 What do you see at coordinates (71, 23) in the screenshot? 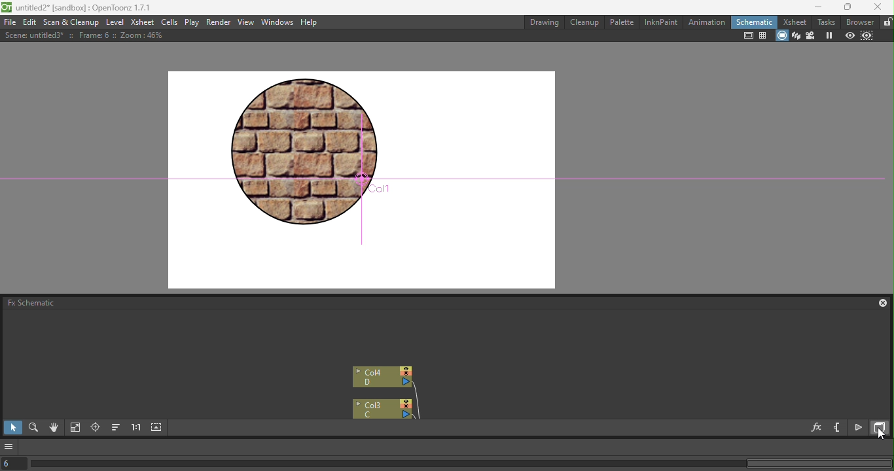
I see `Scan & Cleanup` at bounding box center [71, 23].